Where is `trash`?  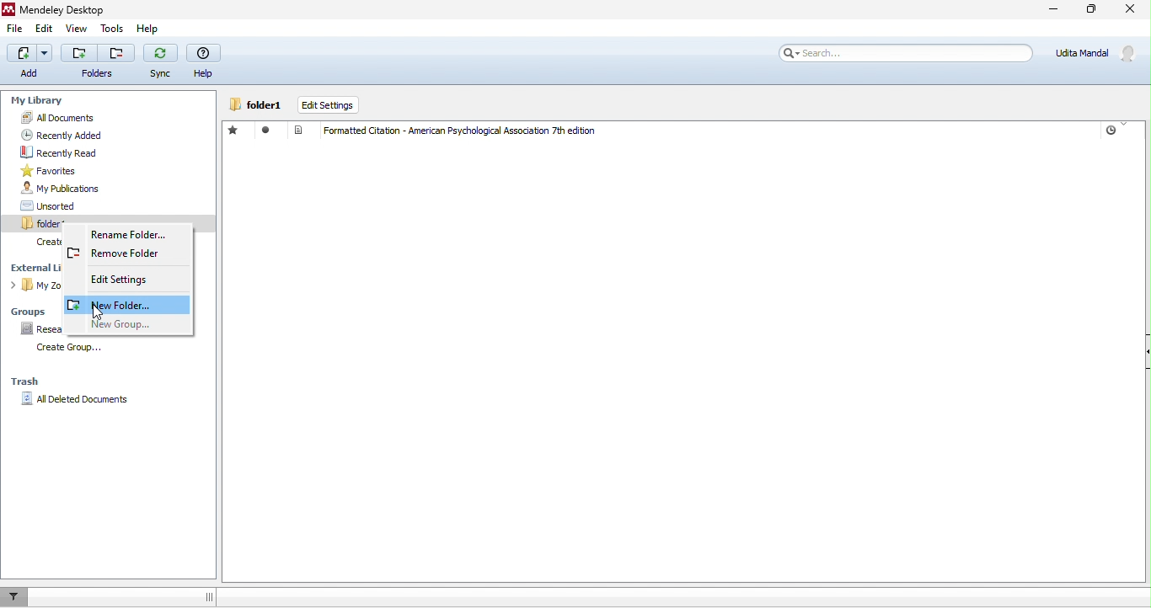
trash is located at coordinates (26, 381).